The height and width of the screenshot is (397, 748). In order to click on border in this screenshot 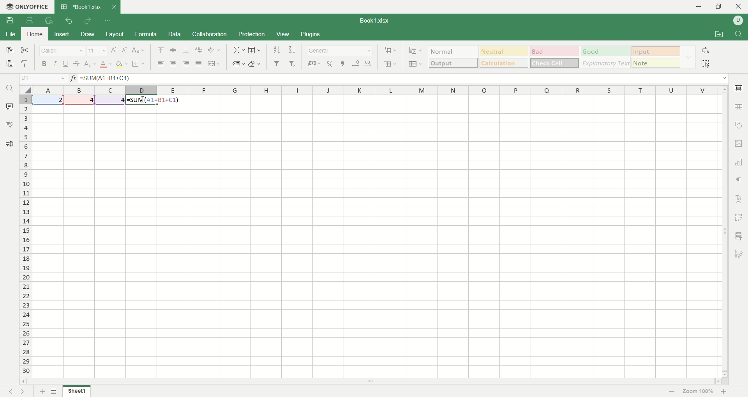, I will do `click(139, 63)`.